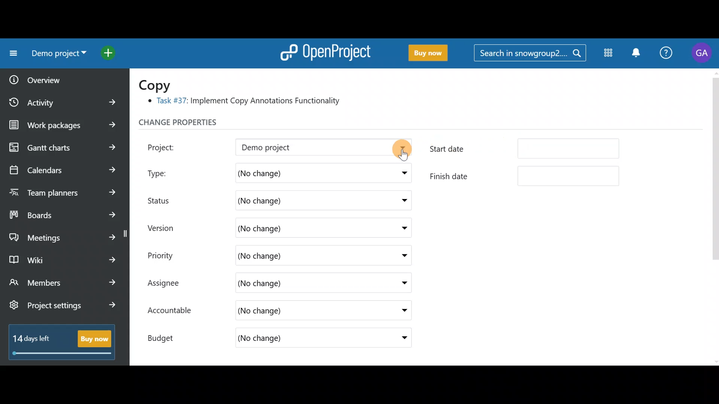 The image size is (719, 404). What do you see at coordinates (301, 148) in the screenshot?
I see `Demo project` at bounding box center [301, 148].